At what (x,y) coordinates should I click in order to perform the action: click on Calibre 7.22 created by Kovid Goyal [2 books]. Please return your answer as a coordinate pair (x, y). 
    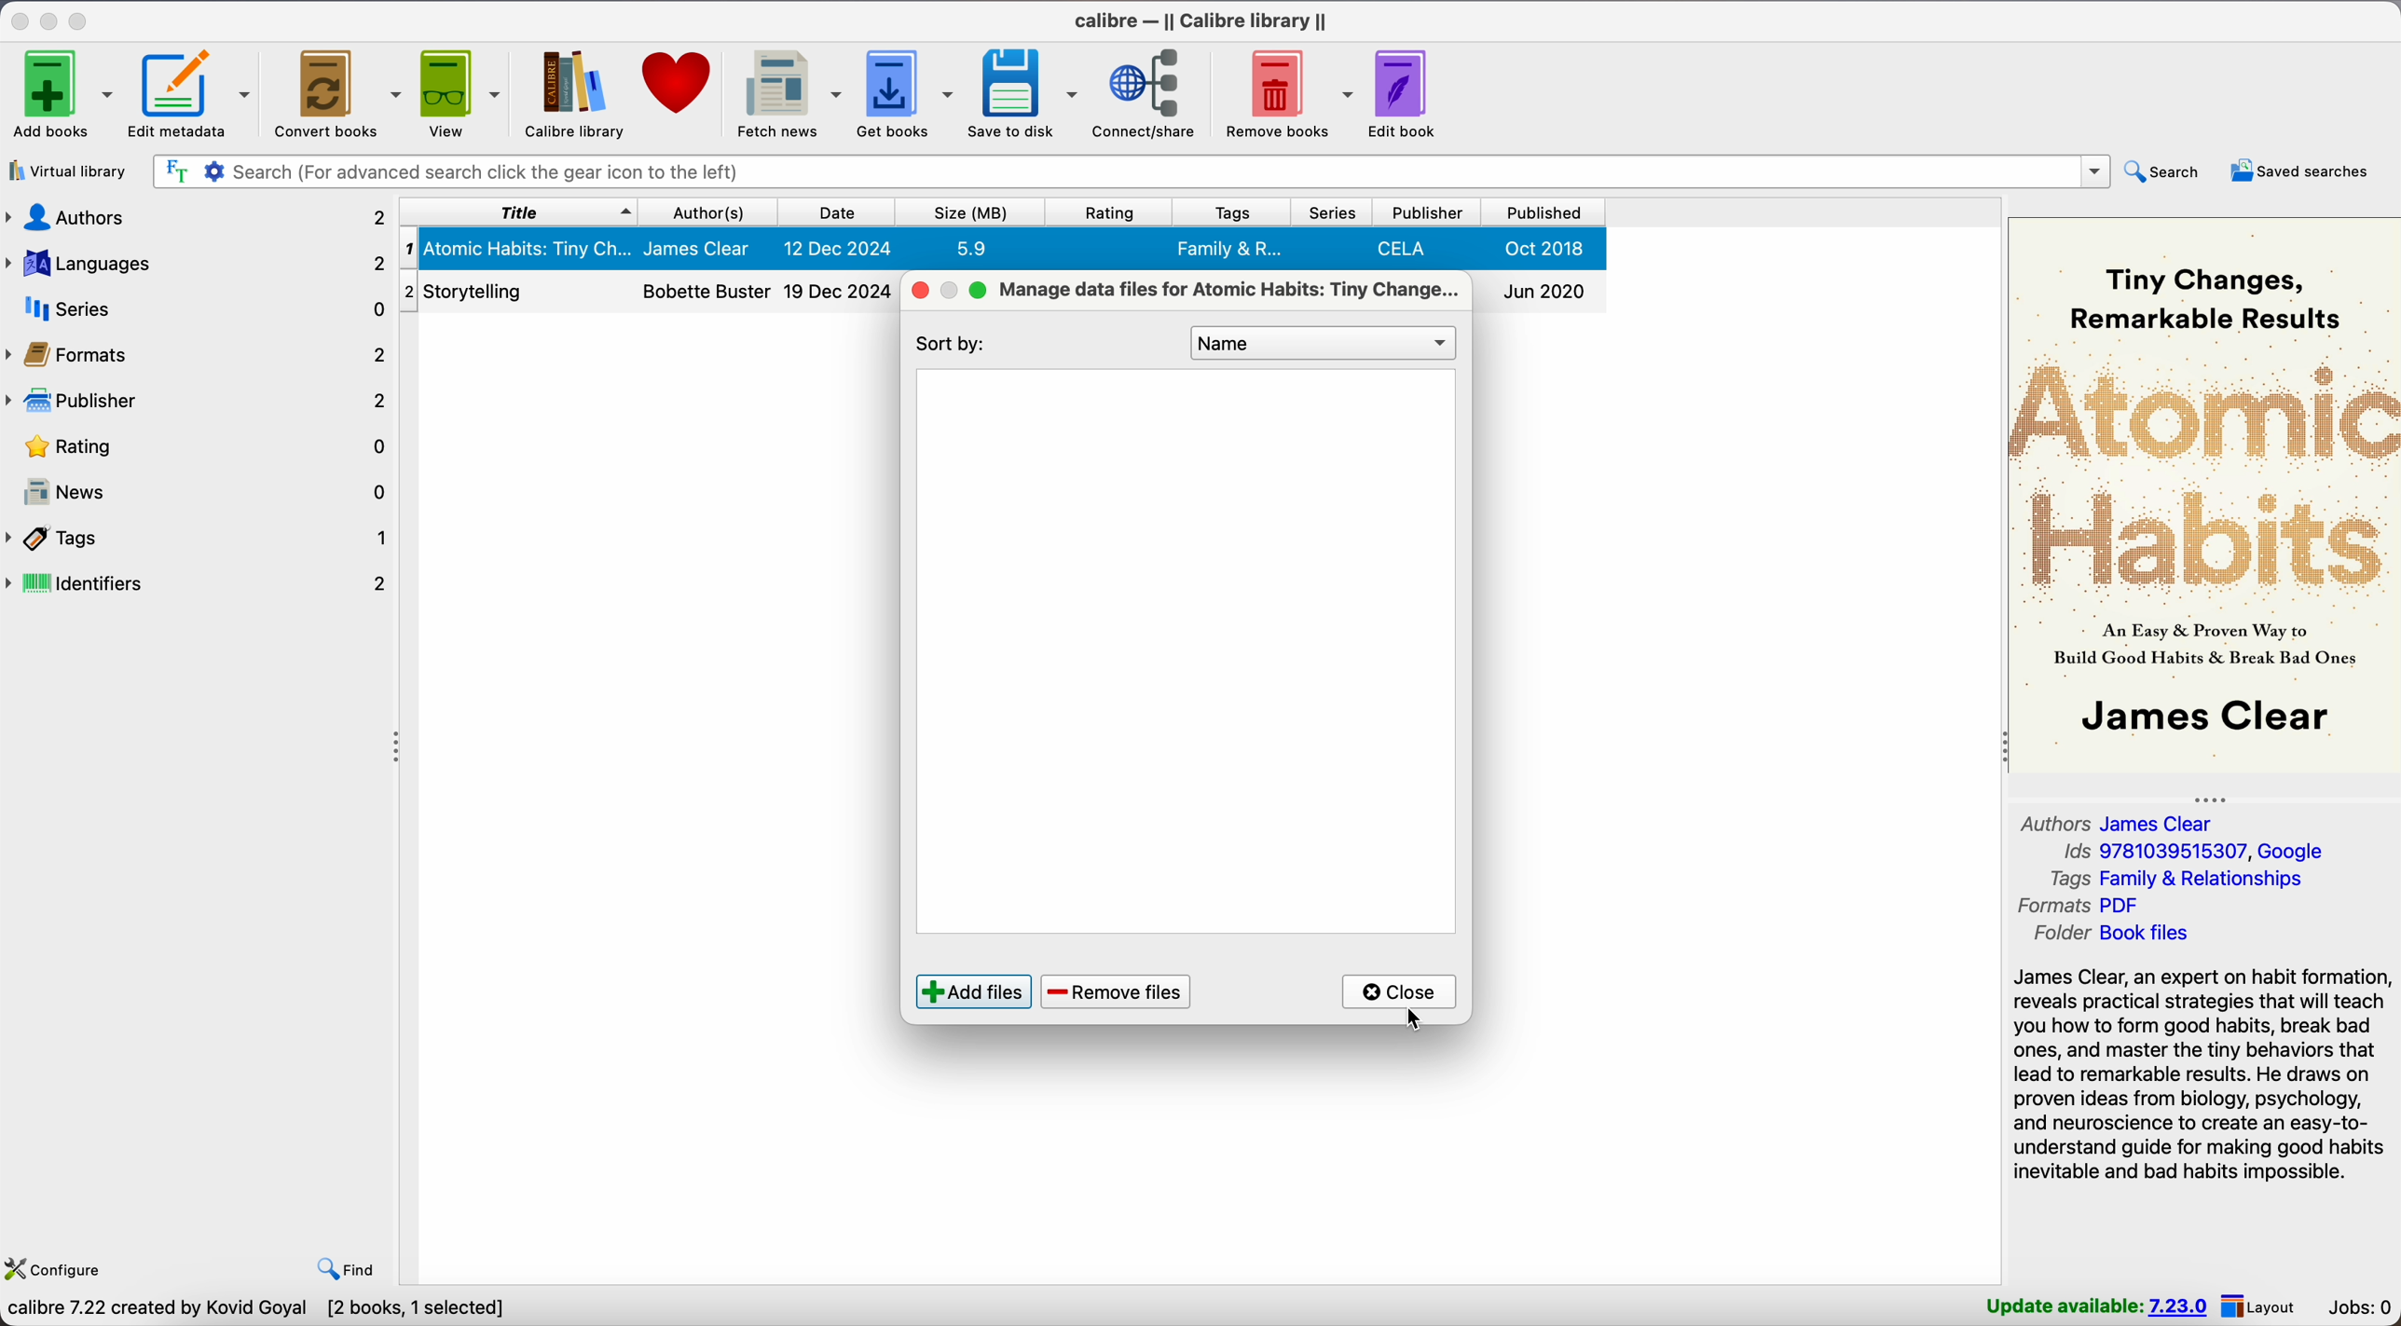
    Looking at the image, I should click on (207, 1311).